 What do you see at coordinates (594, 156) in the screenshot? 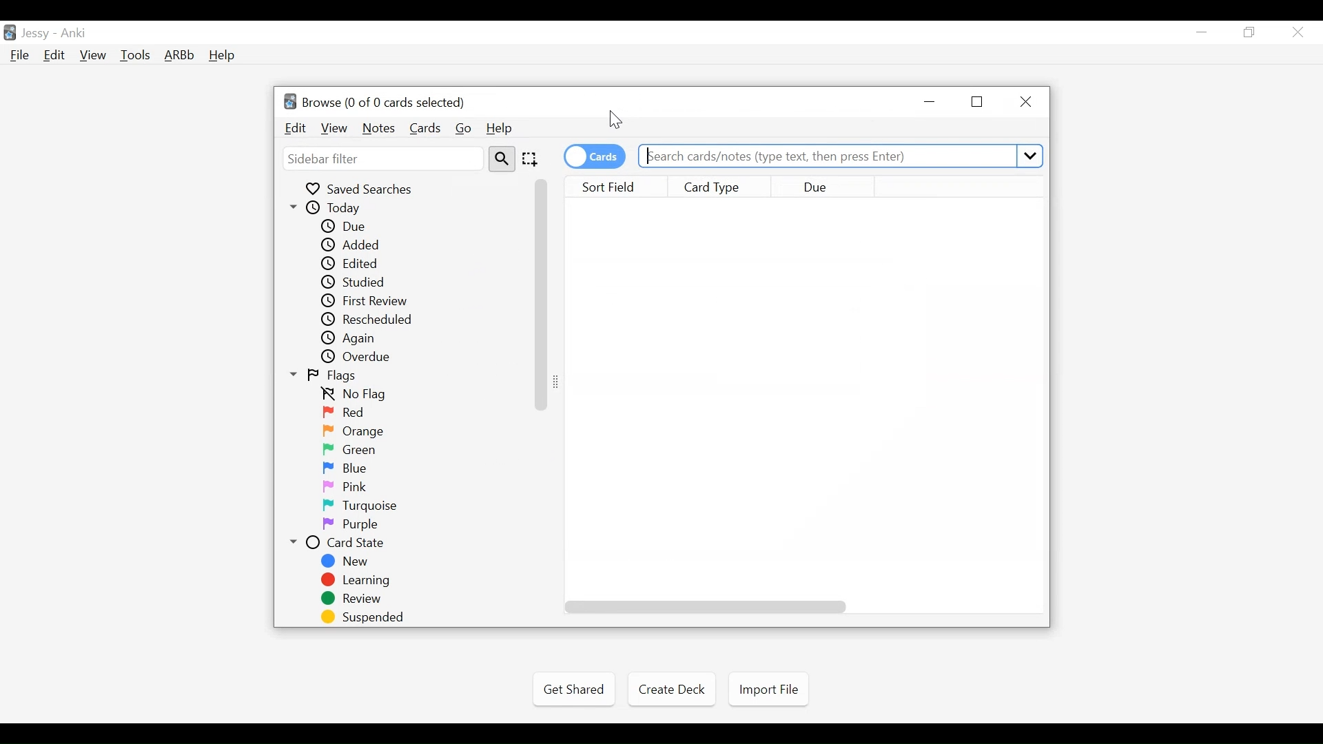
I see `Toggle Cards/Notes` at bounding box center [594, 156].